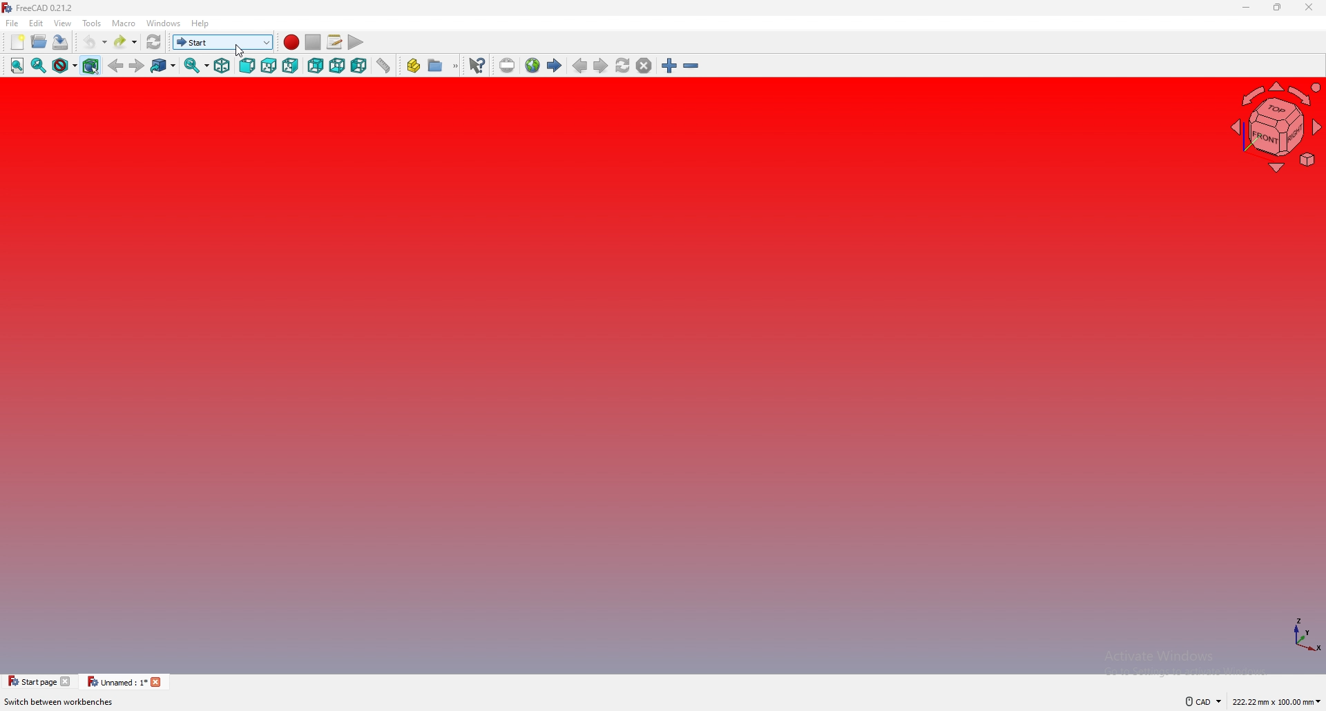 The image size is (1326, 711). Describe the element at coordinates (92, 23) in the screenshot. I see `tools` at that location.